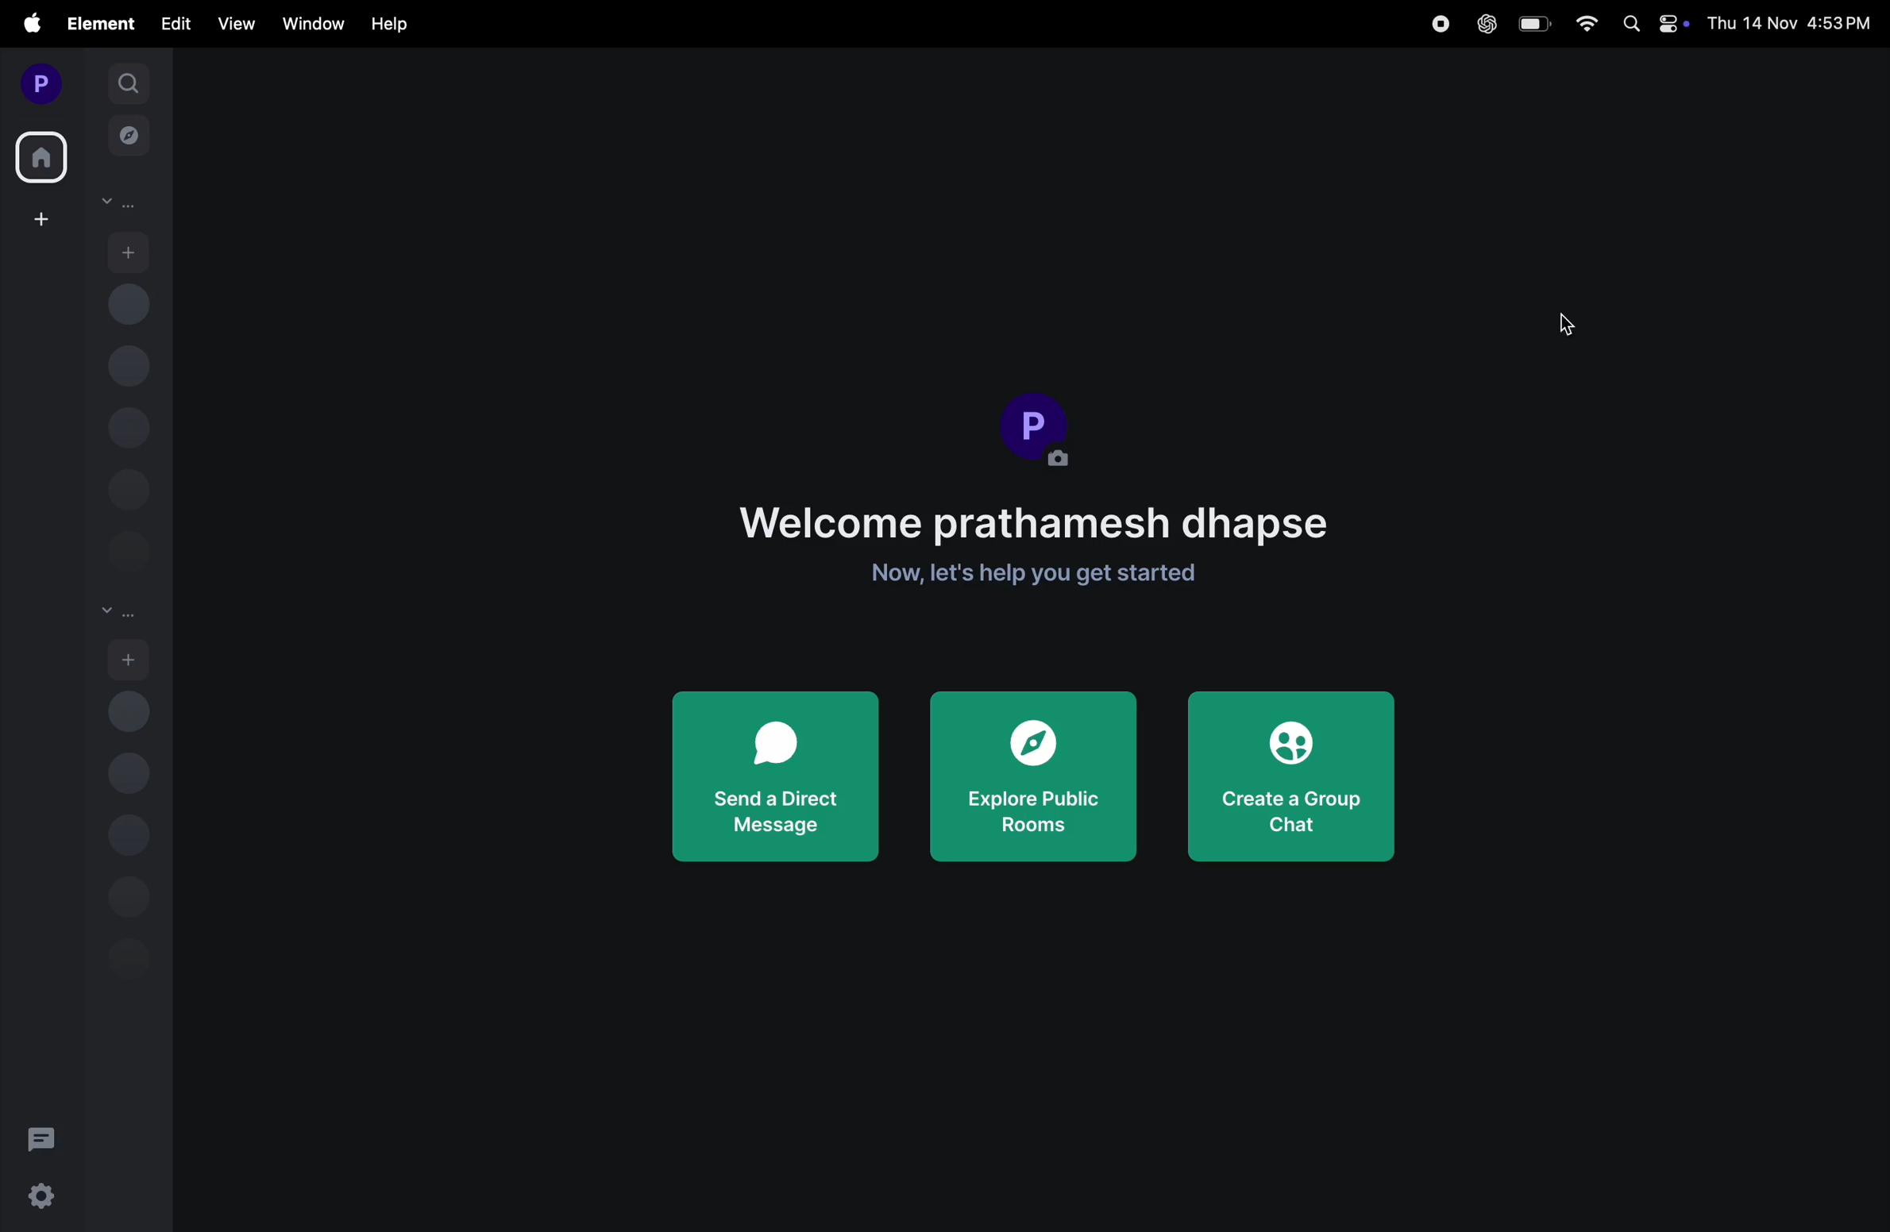 The width and height of the screenshot is (1890, 1232). Describe the element at coordinates (773, 778) in the screenshot. I see `send direct message` at that location.